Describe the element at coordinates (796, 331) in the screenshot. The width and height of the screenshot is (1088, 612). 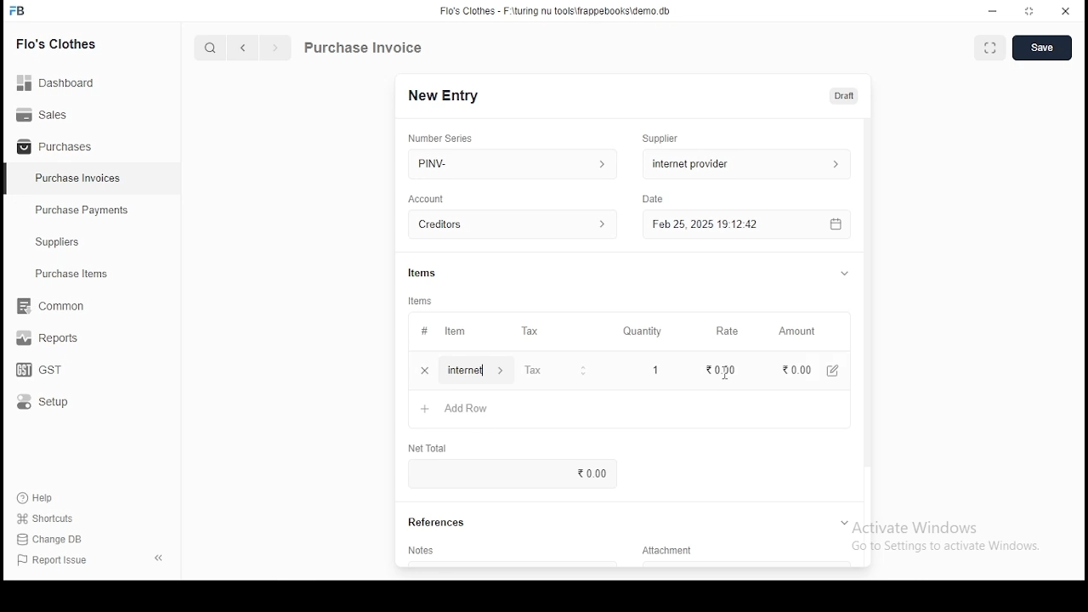
I see `amount` at that location.